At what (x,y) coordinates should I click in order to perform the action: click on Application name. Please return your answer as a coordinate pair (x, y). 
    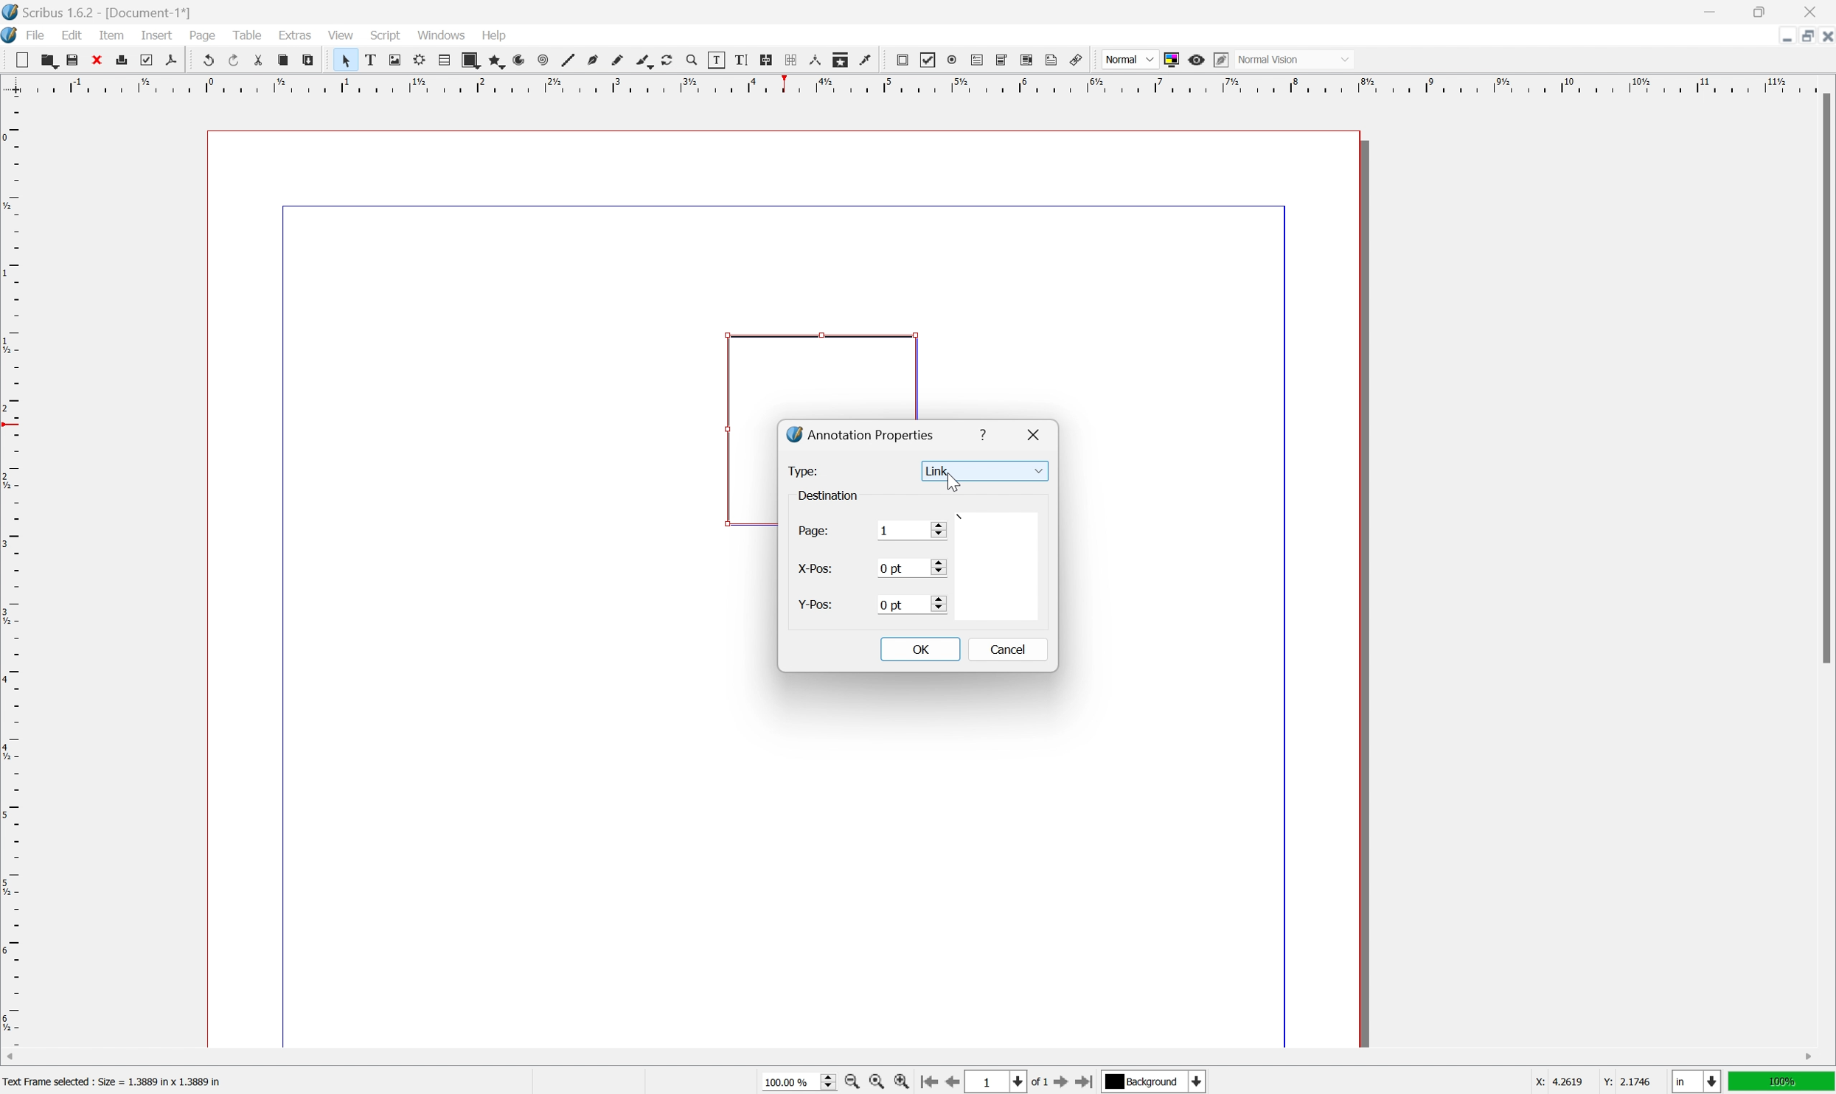
    Looking at the image, I should click on (98, 12).